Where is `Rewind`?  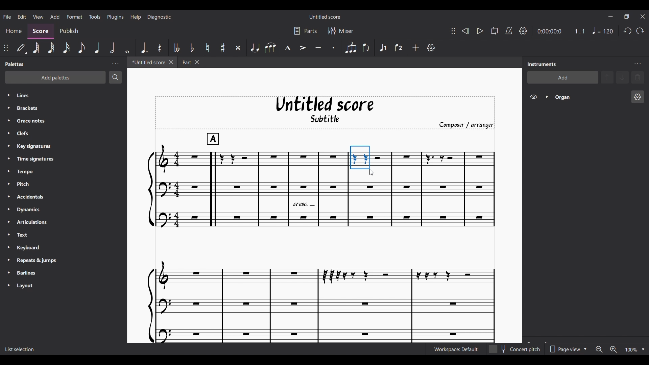 Rewind is located at coordinates (466, 31).